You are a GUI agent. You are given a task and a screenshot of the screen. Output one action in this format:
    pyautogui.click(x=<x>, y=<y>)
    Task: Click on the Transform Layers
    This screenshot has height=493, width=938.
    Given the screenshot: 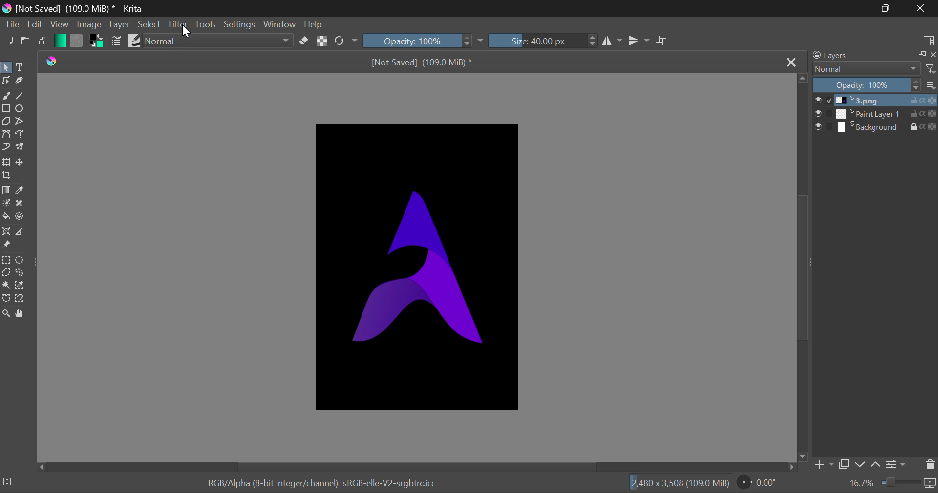 What is the action you would take?
    pyautogui.click(x=6, y=163)
    